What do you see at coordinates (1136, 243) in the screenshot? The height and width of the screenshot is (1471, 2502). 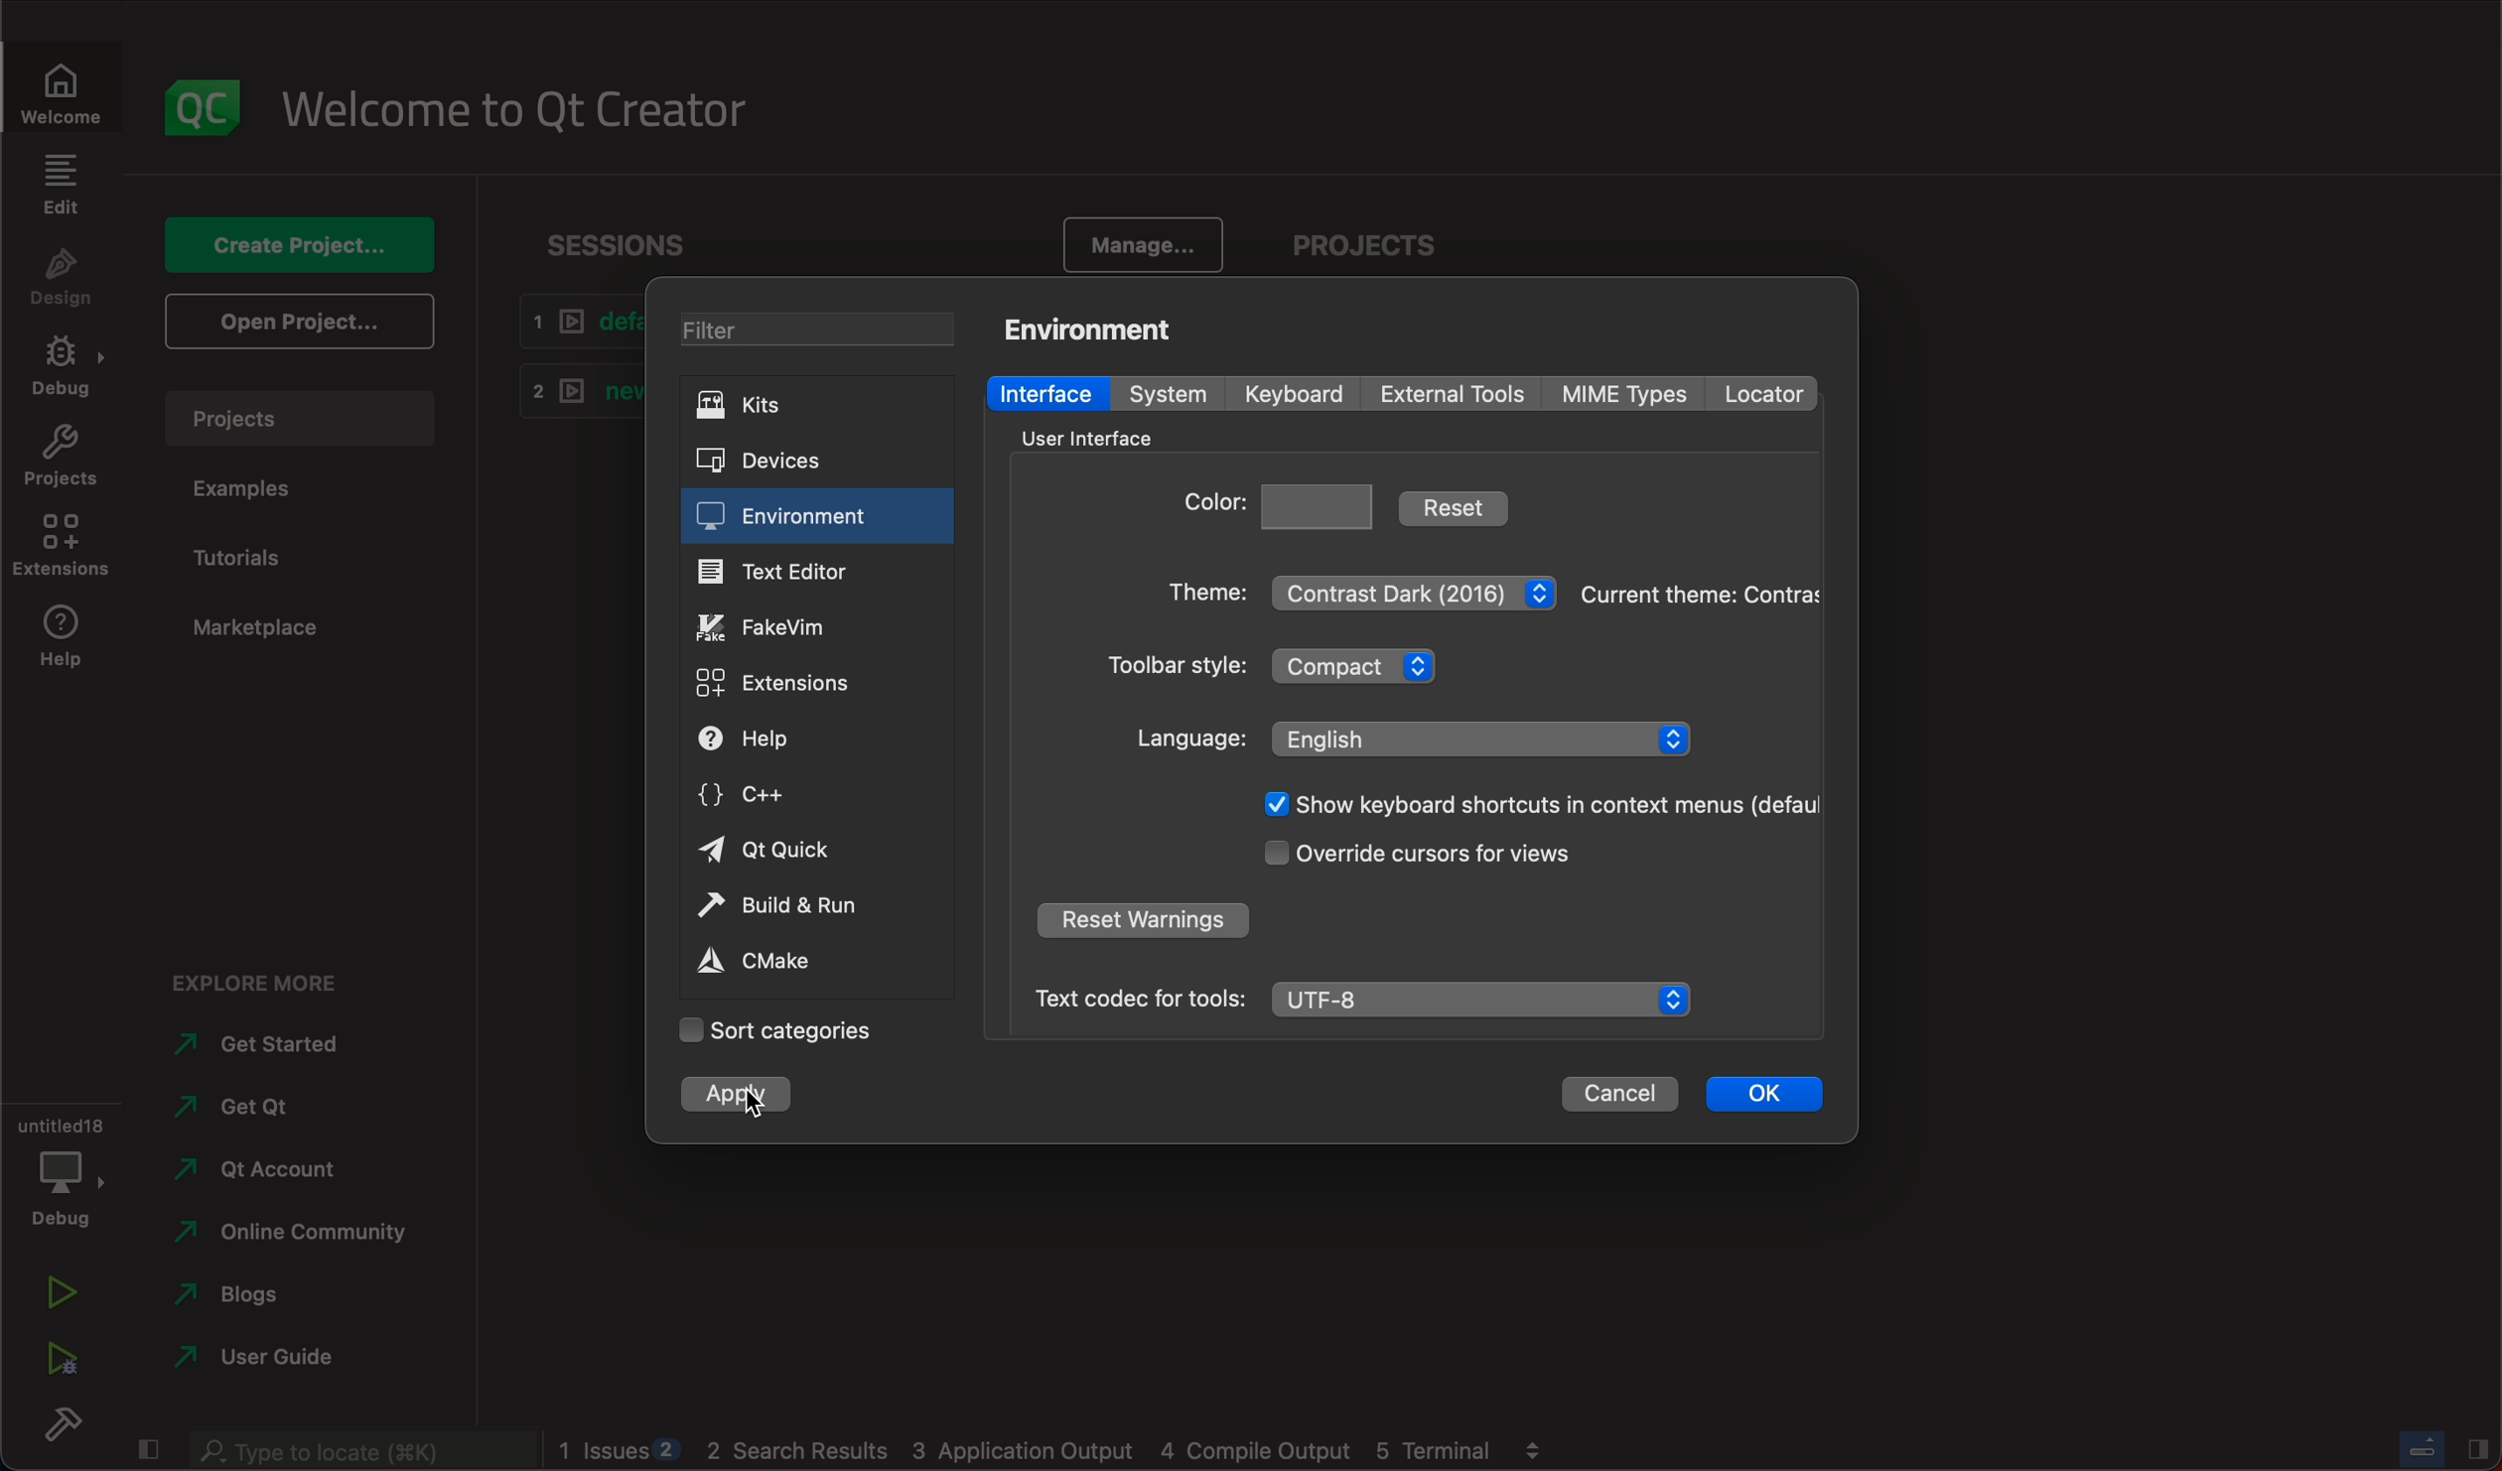 I see `manage` at bounding box center [1136, 243].